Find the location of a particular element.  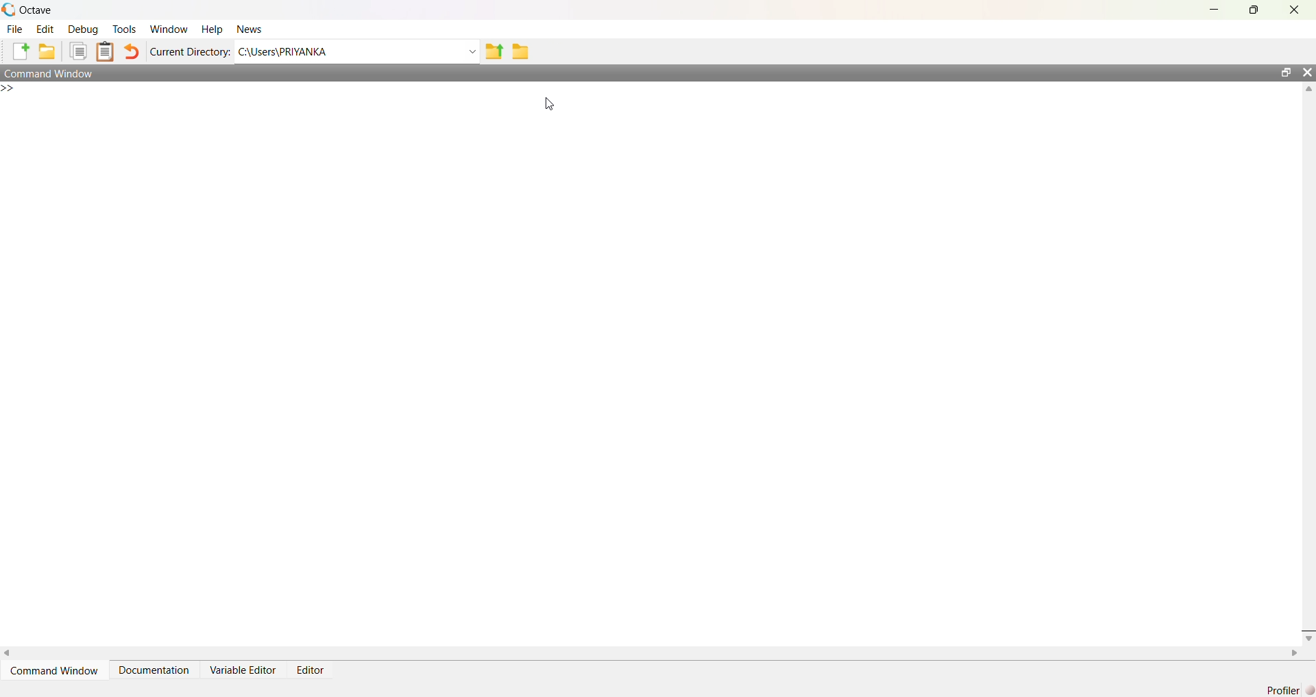

Profile is located at coordinates (1288, 690).